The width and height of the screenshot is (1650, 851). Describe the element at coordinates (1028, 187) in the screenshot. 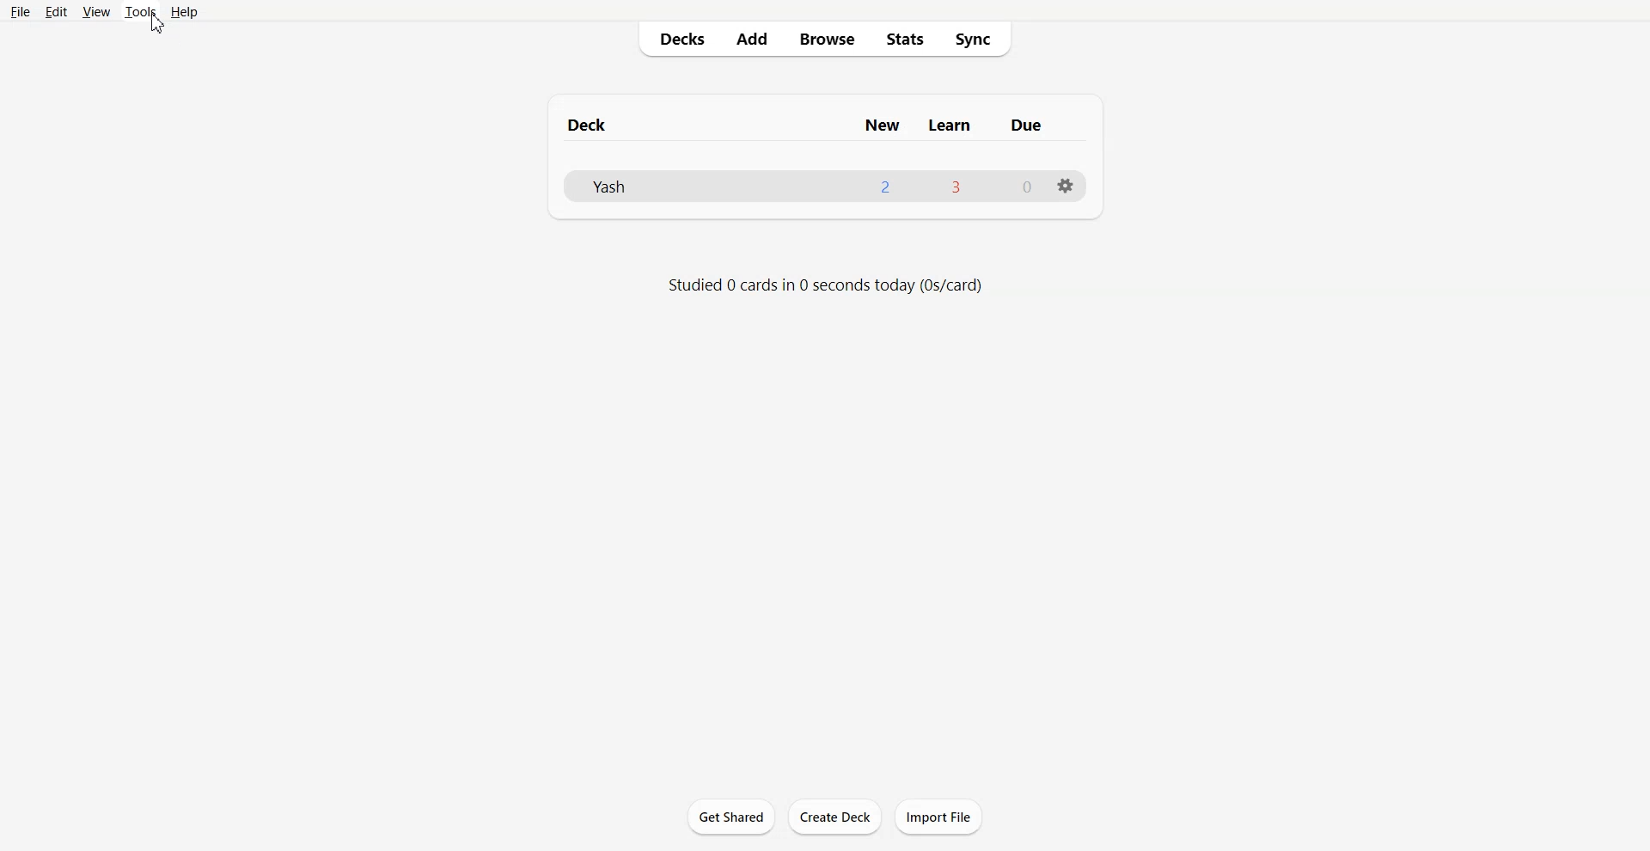

I see `0` at that location.